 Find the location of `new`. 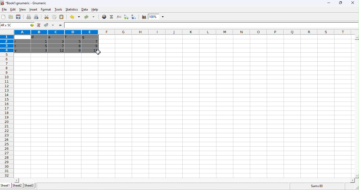

new is located at coordinates (3, 17).